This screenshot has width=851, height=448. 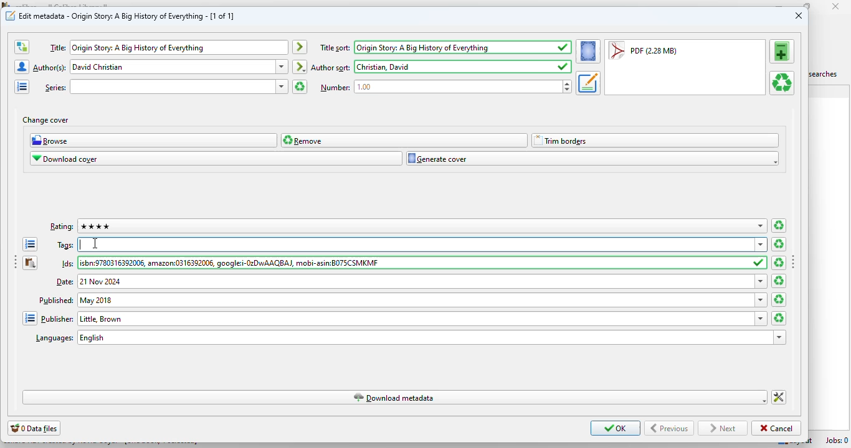 I want to click on change how calibre downloads metadata, so click(x=779, y=398).